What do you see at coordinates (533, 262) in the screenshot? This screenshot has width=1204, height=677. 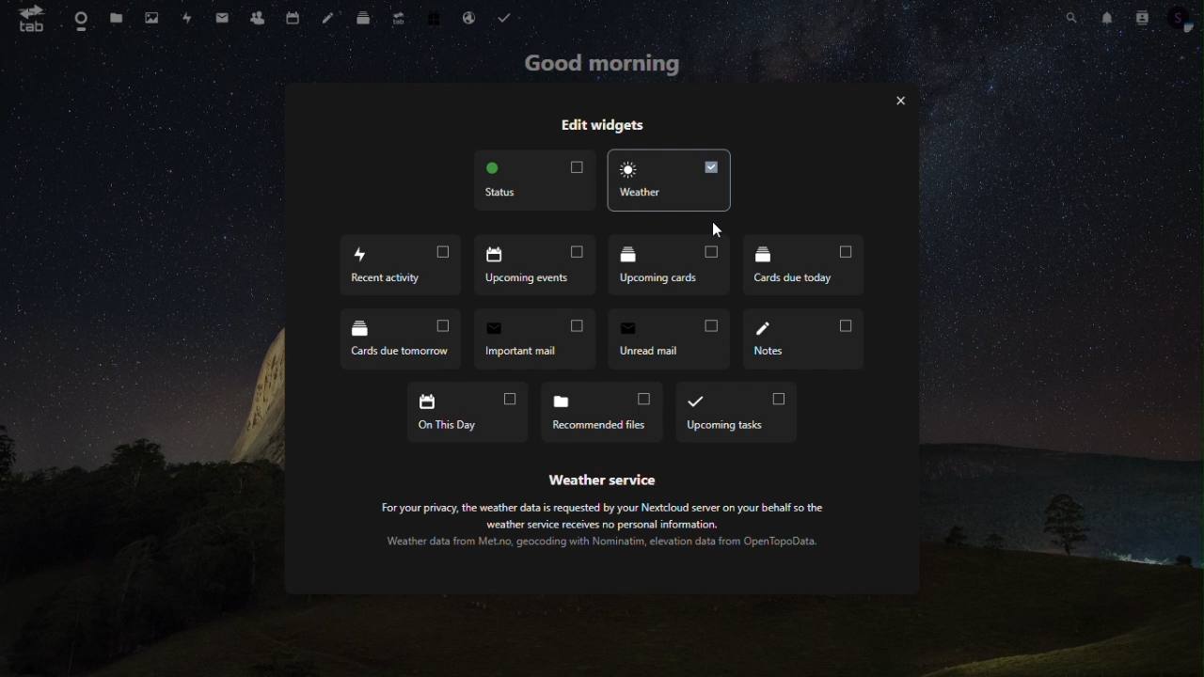 I see `upcoming events` at bounding box center [533, 262].